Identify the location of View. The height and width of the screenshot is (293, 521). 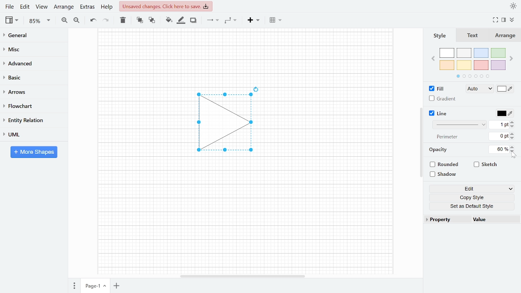
(42, 7).